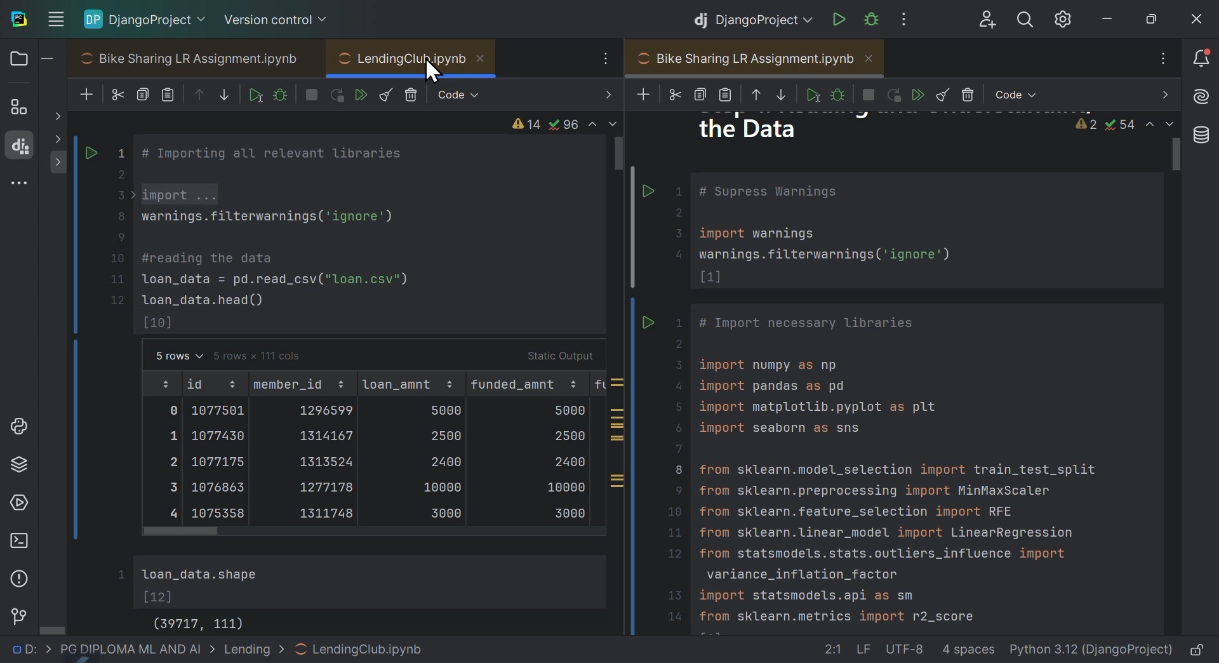  I want to click on cut , so click(117, 91).